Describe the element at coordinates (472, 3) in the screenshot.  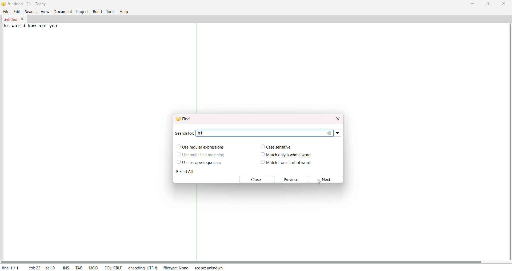
I see `minimize` at that location.